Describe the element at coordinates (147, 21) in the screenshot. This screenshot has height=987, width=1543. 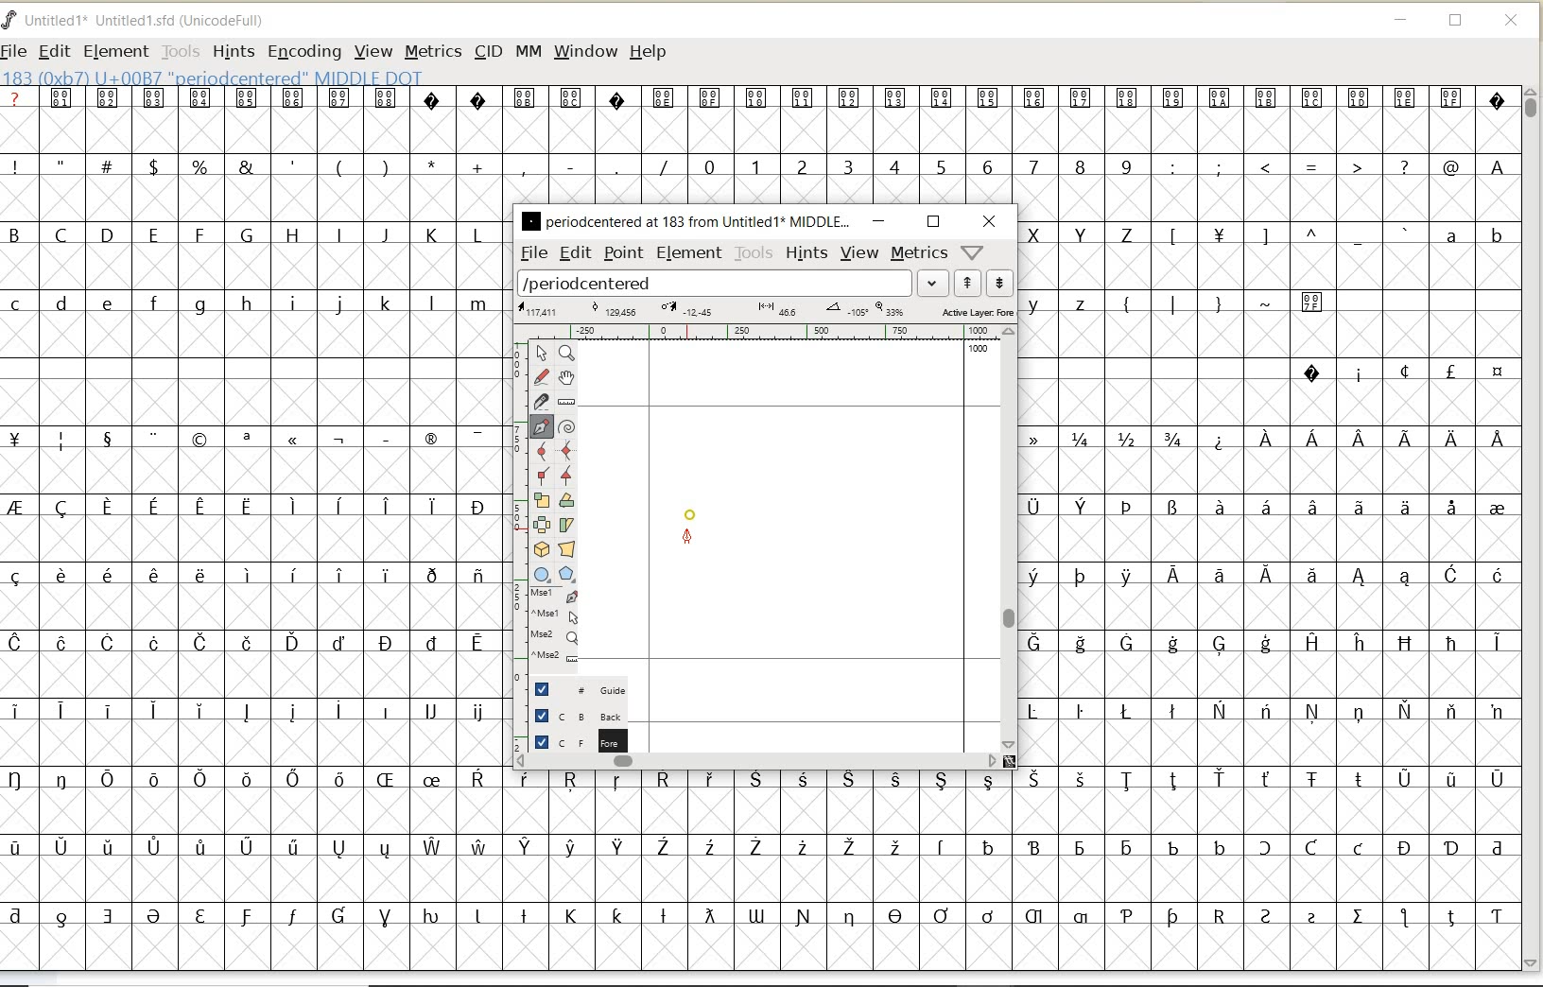
I see `FONT NAME` at that location.